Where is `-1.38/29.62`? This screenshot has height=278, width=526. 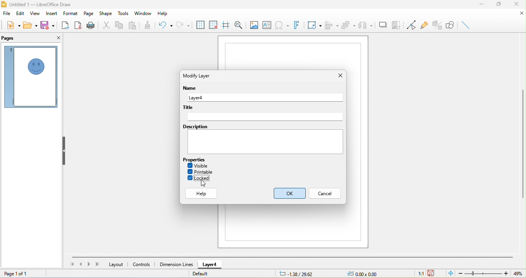 -1.38/29.62 is located at coordinates (300, 273).